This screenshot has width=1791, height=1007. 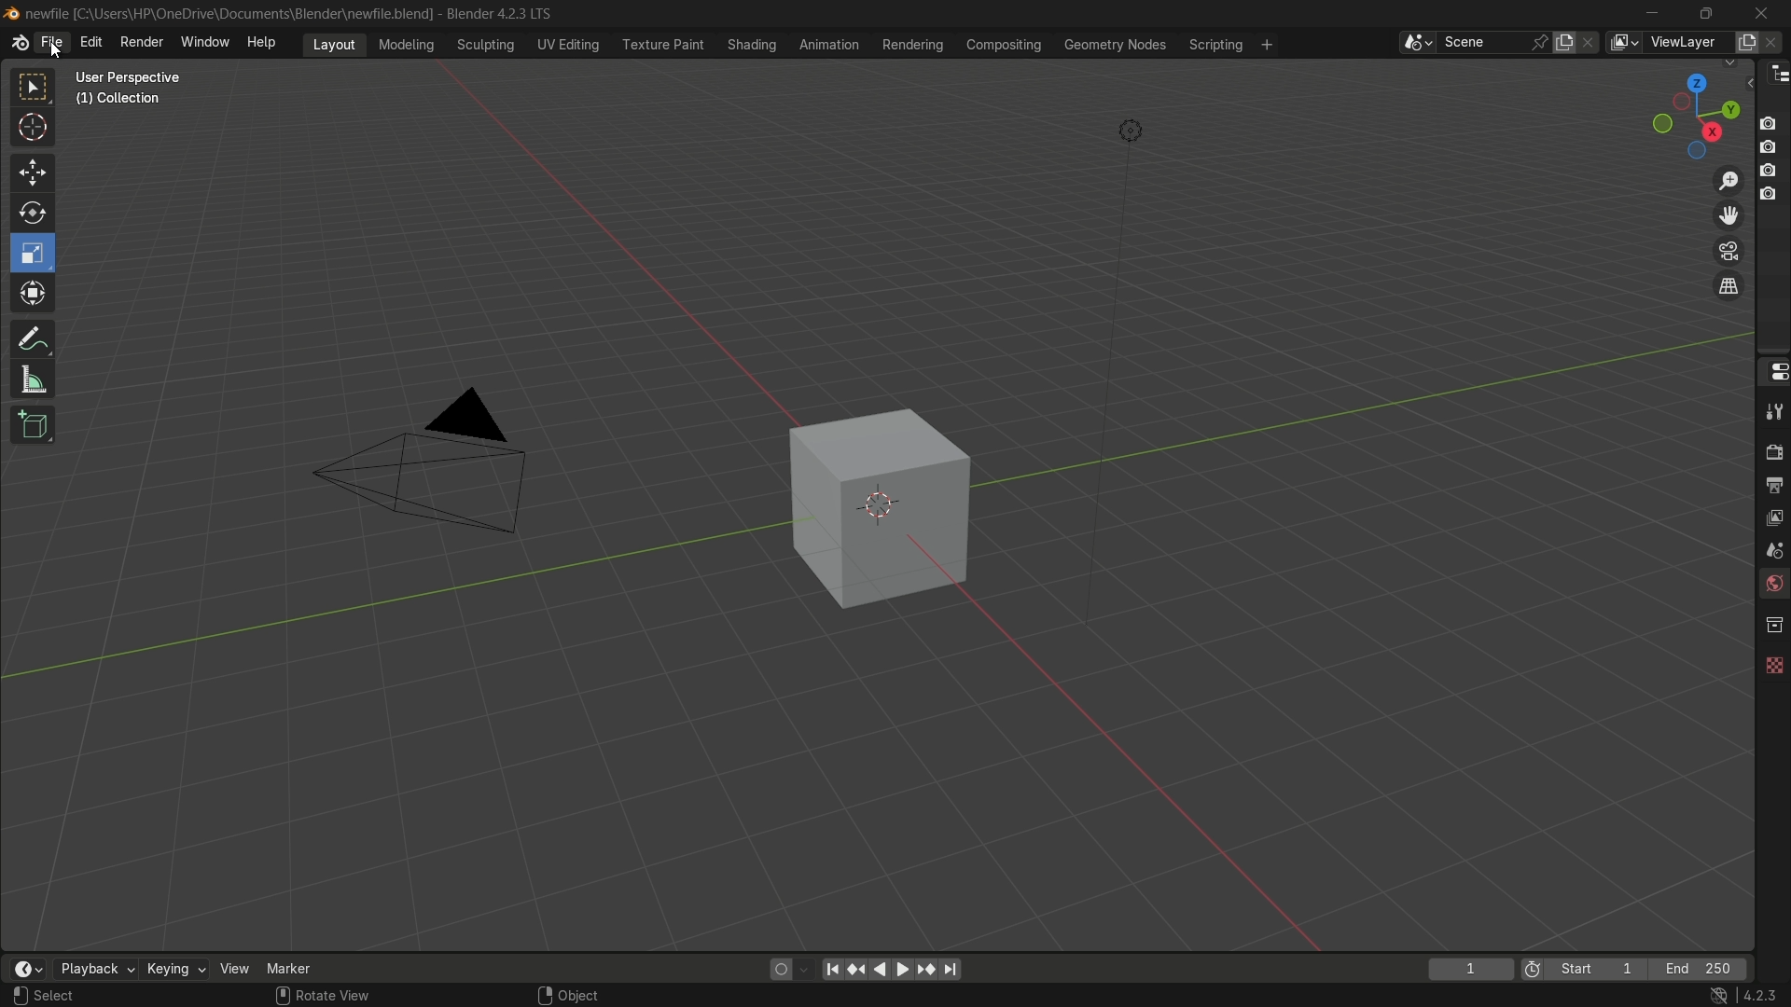 I want to click on move view layer, so click(x=1728, y=214).